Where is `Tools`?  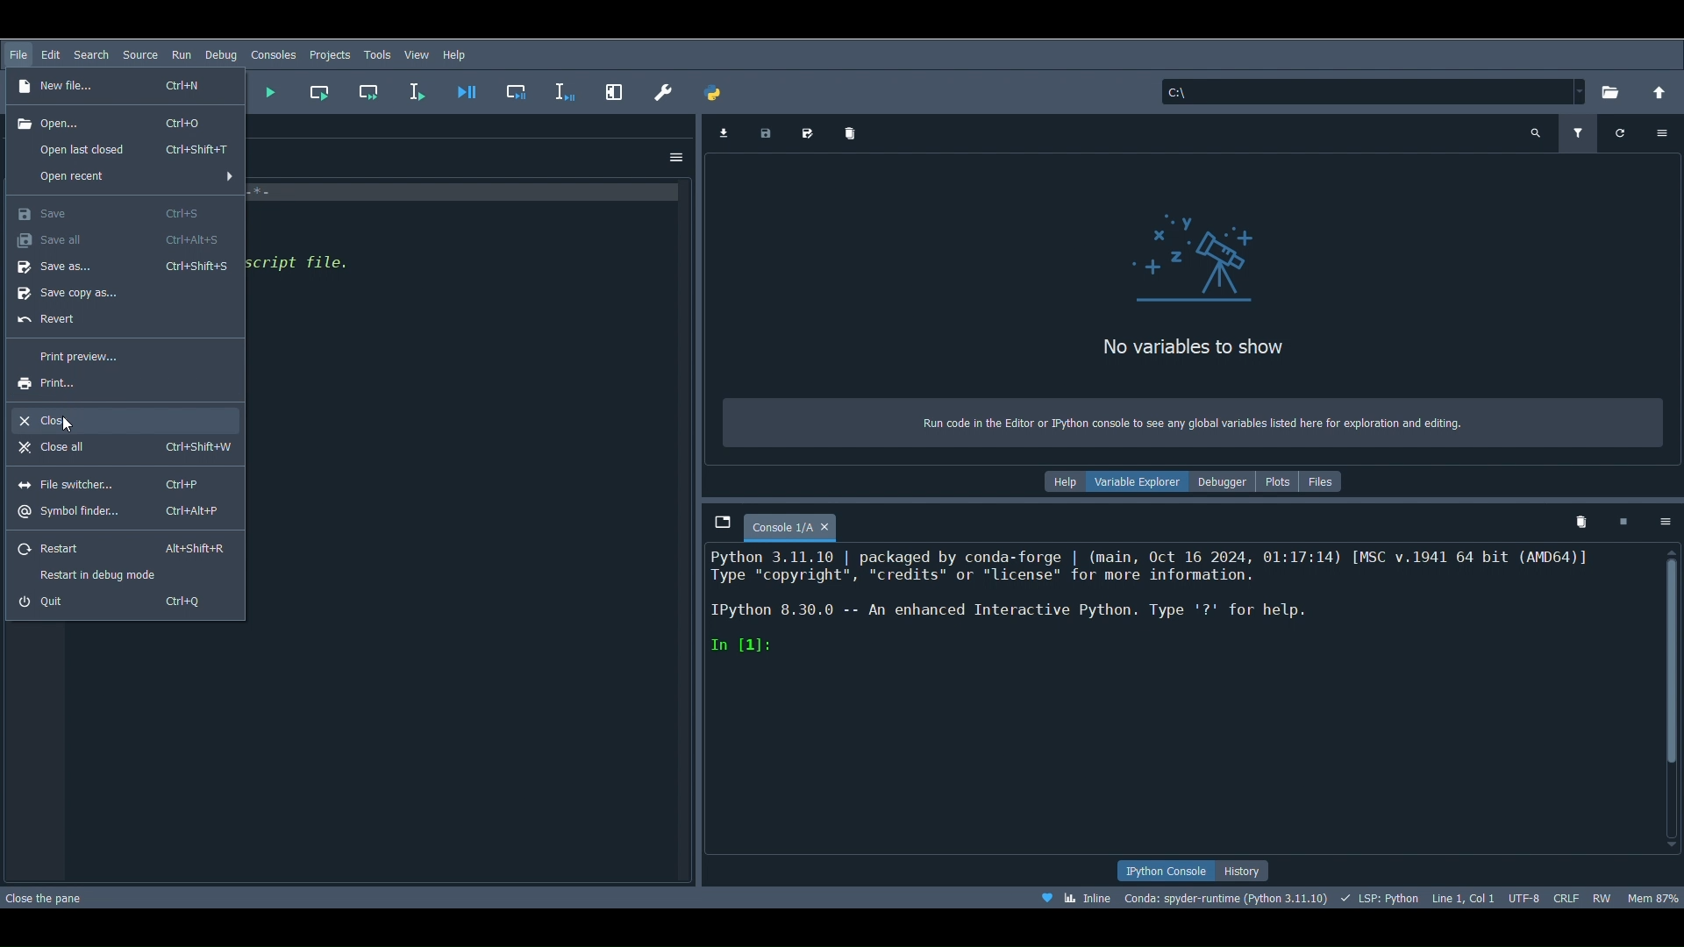 Tools is located at coordinates (377, 54).